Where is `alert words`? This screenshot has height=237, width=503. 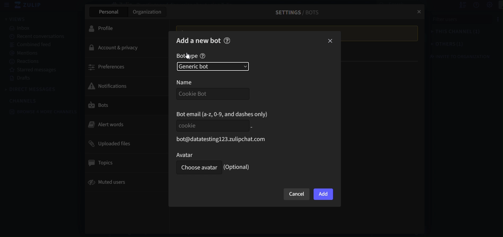
alert words is located at coordinates (122, 124).